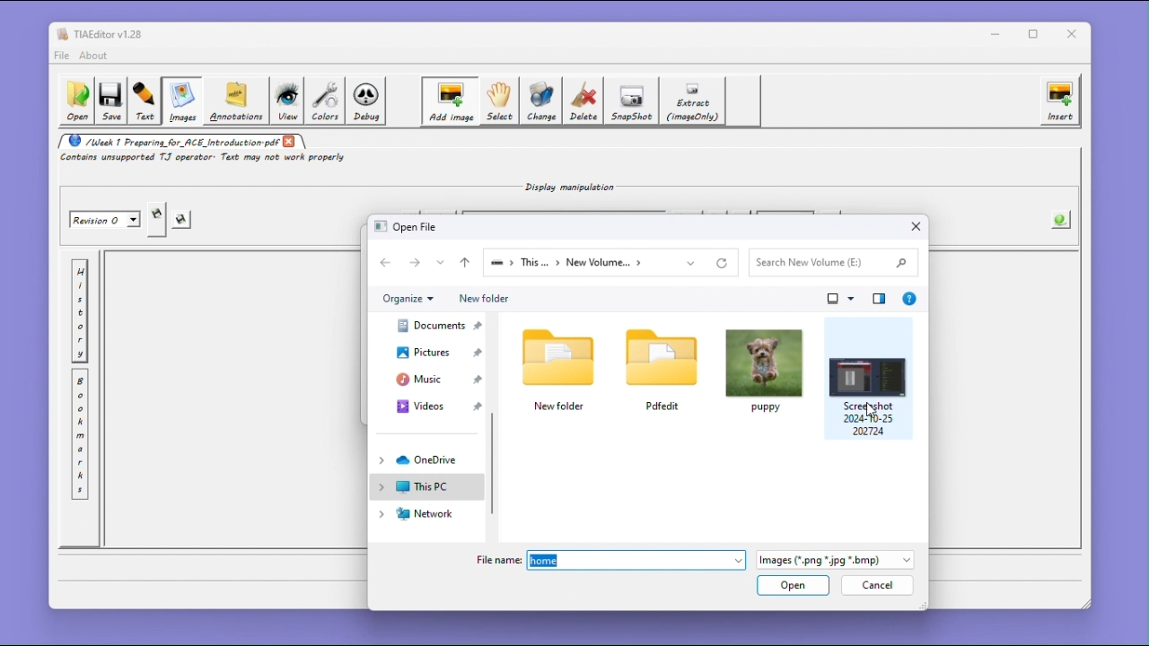 Image resolution: width=1149 pixels, height=646 pixels. Describe the element at coordinates (424, 515) in the screenshot. I see `Network` at that location.